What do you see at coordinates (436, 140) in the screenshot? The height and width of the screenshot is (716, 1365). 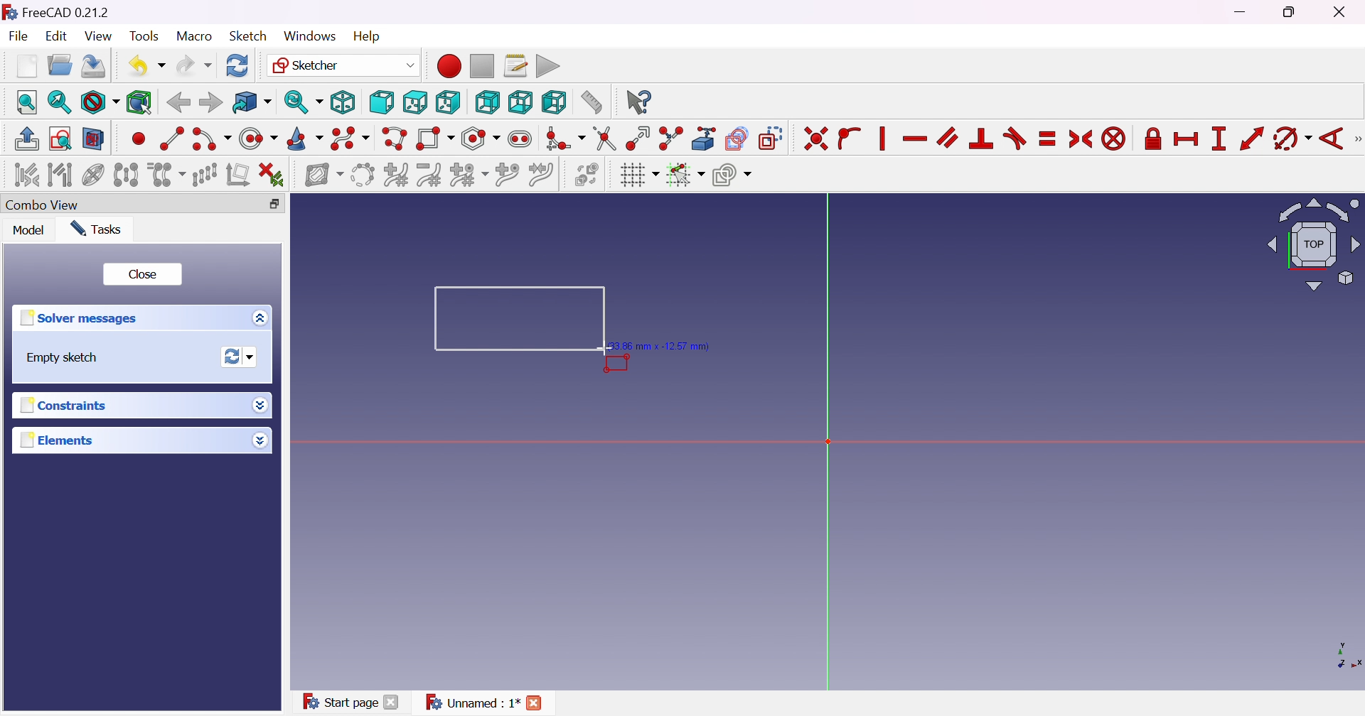 I see `Create rectangle` at bounding box center [436, 140].